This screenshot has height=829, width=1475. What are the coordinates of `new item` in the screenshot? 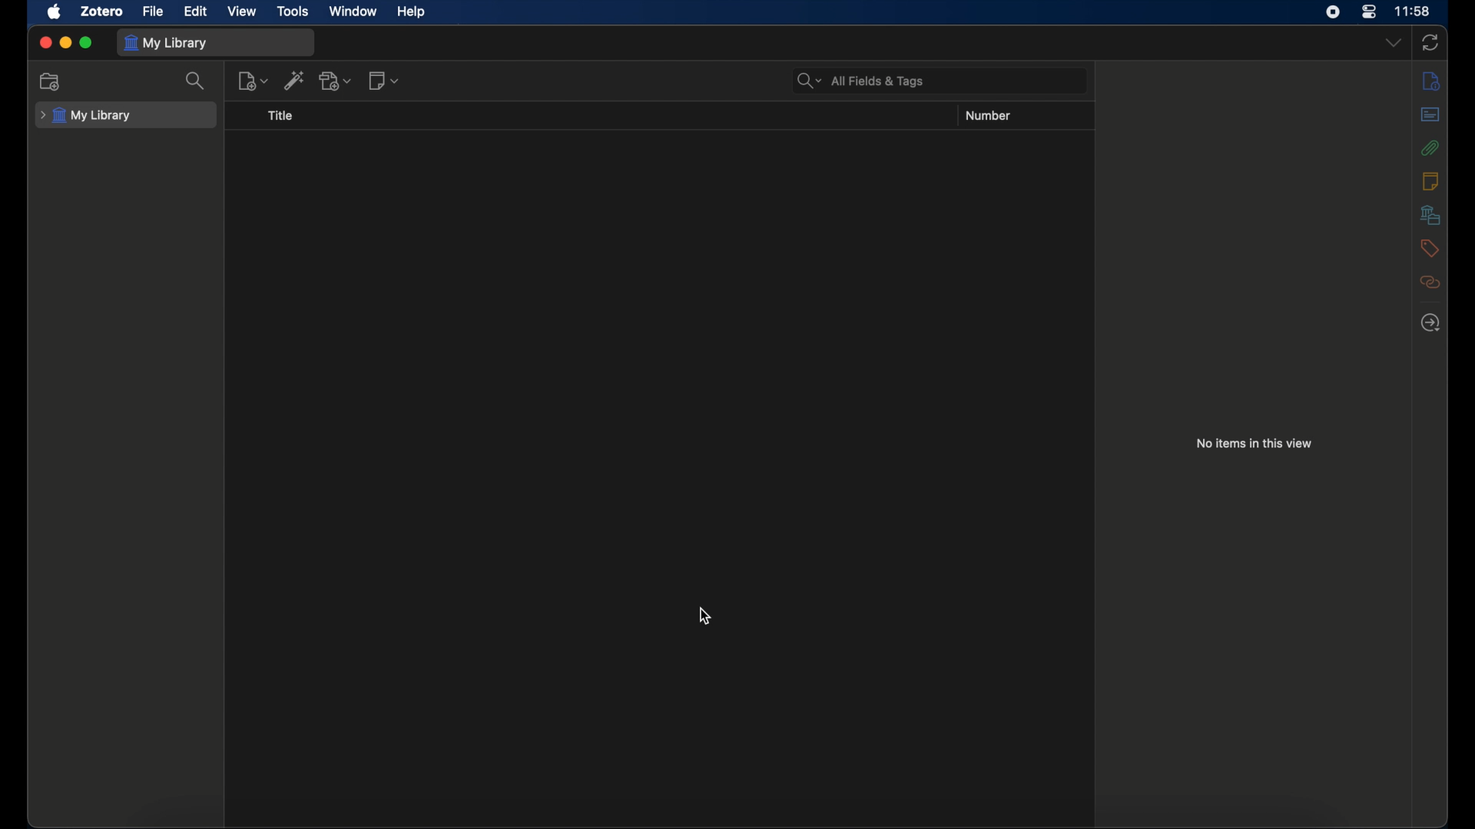 It's located at (254, 81).